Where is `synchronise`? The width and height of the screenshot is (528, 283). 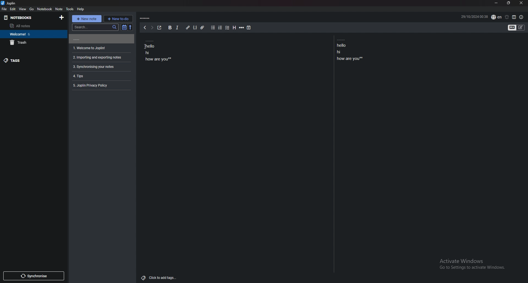 synchronise is located at coordinates (34, 276).